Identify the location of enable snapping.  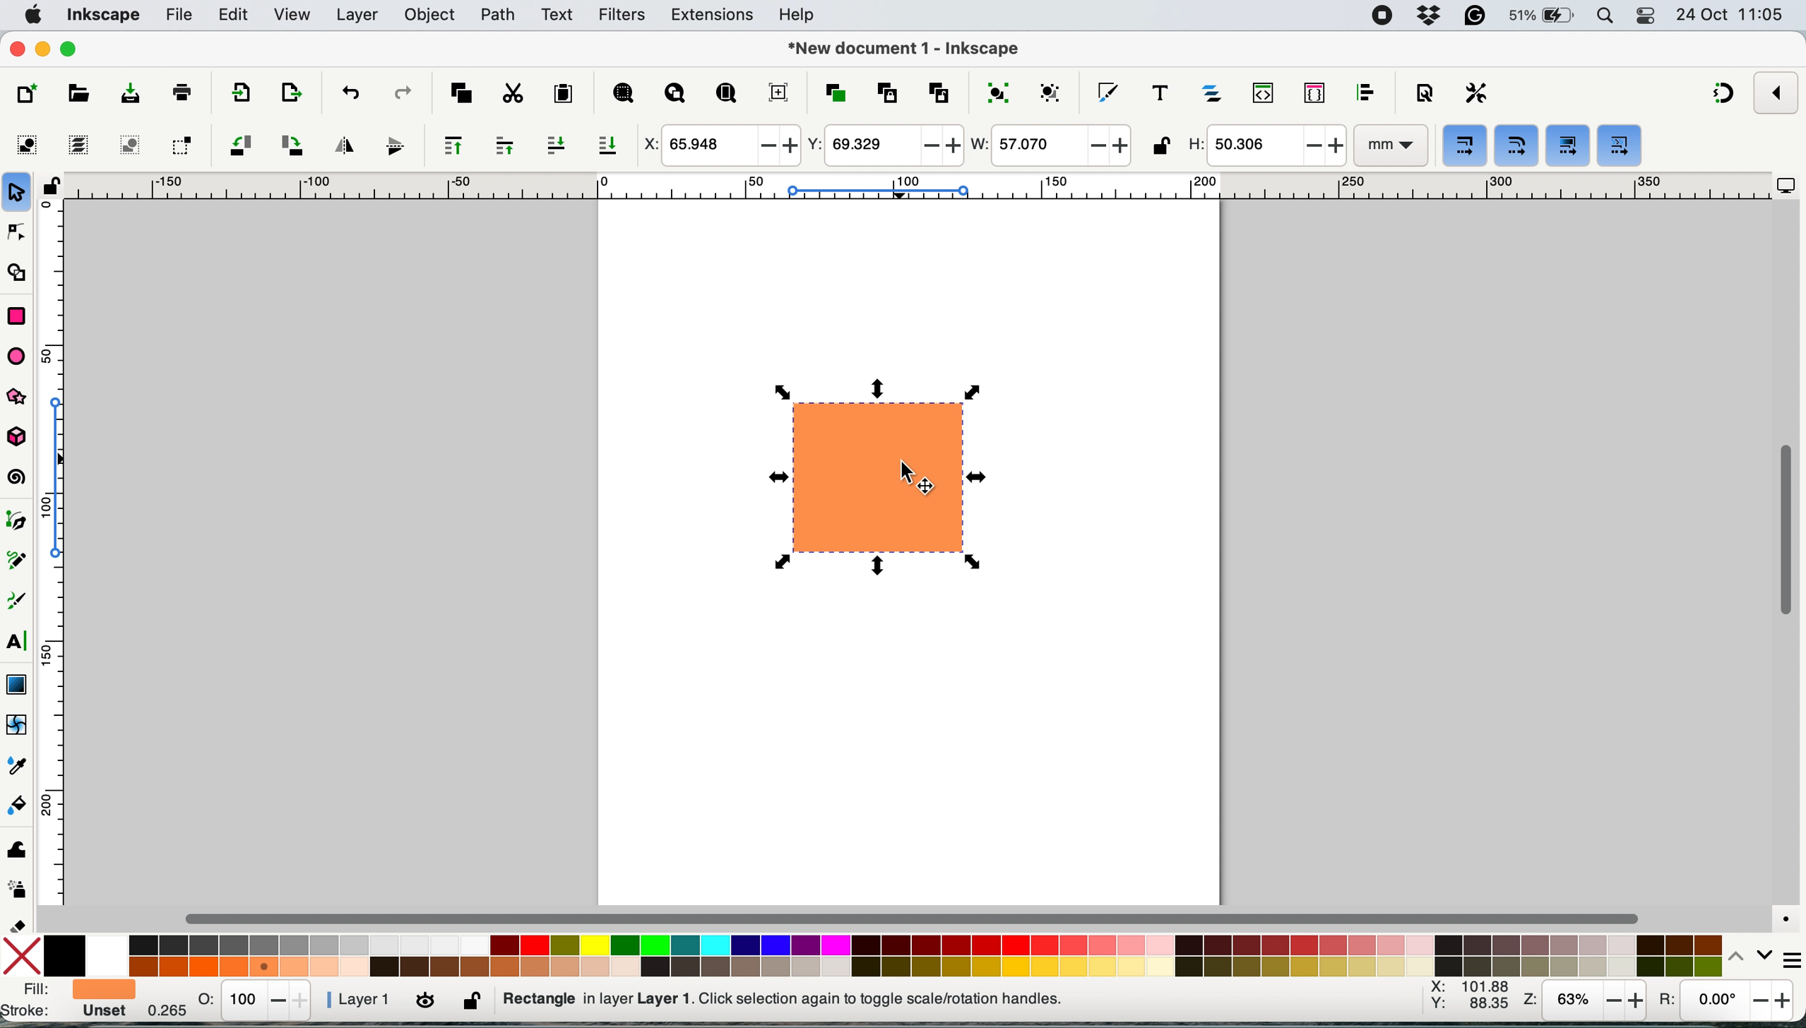
(1777, 92).